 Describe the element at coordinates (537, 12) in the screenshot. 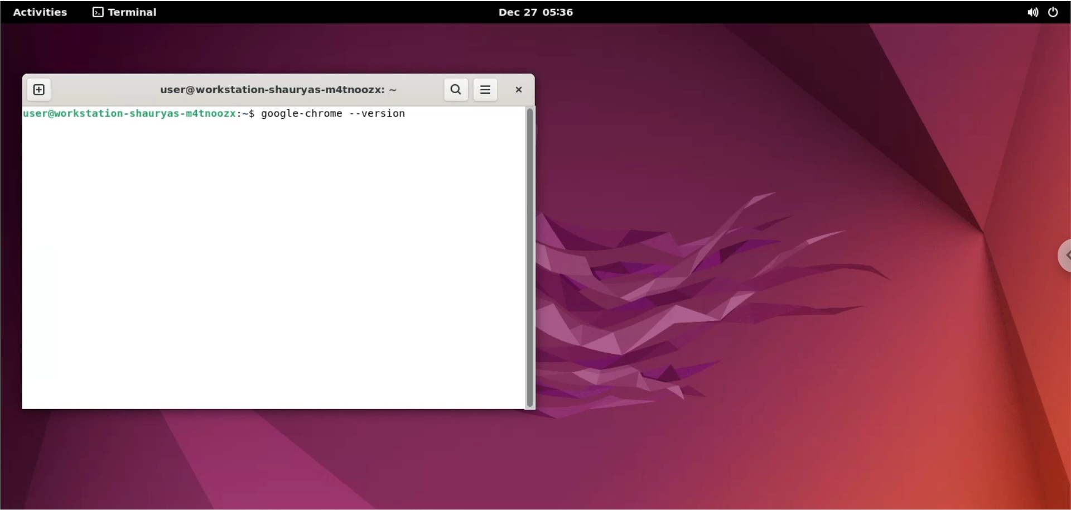

I see `Dec 27 05:36` at that location.